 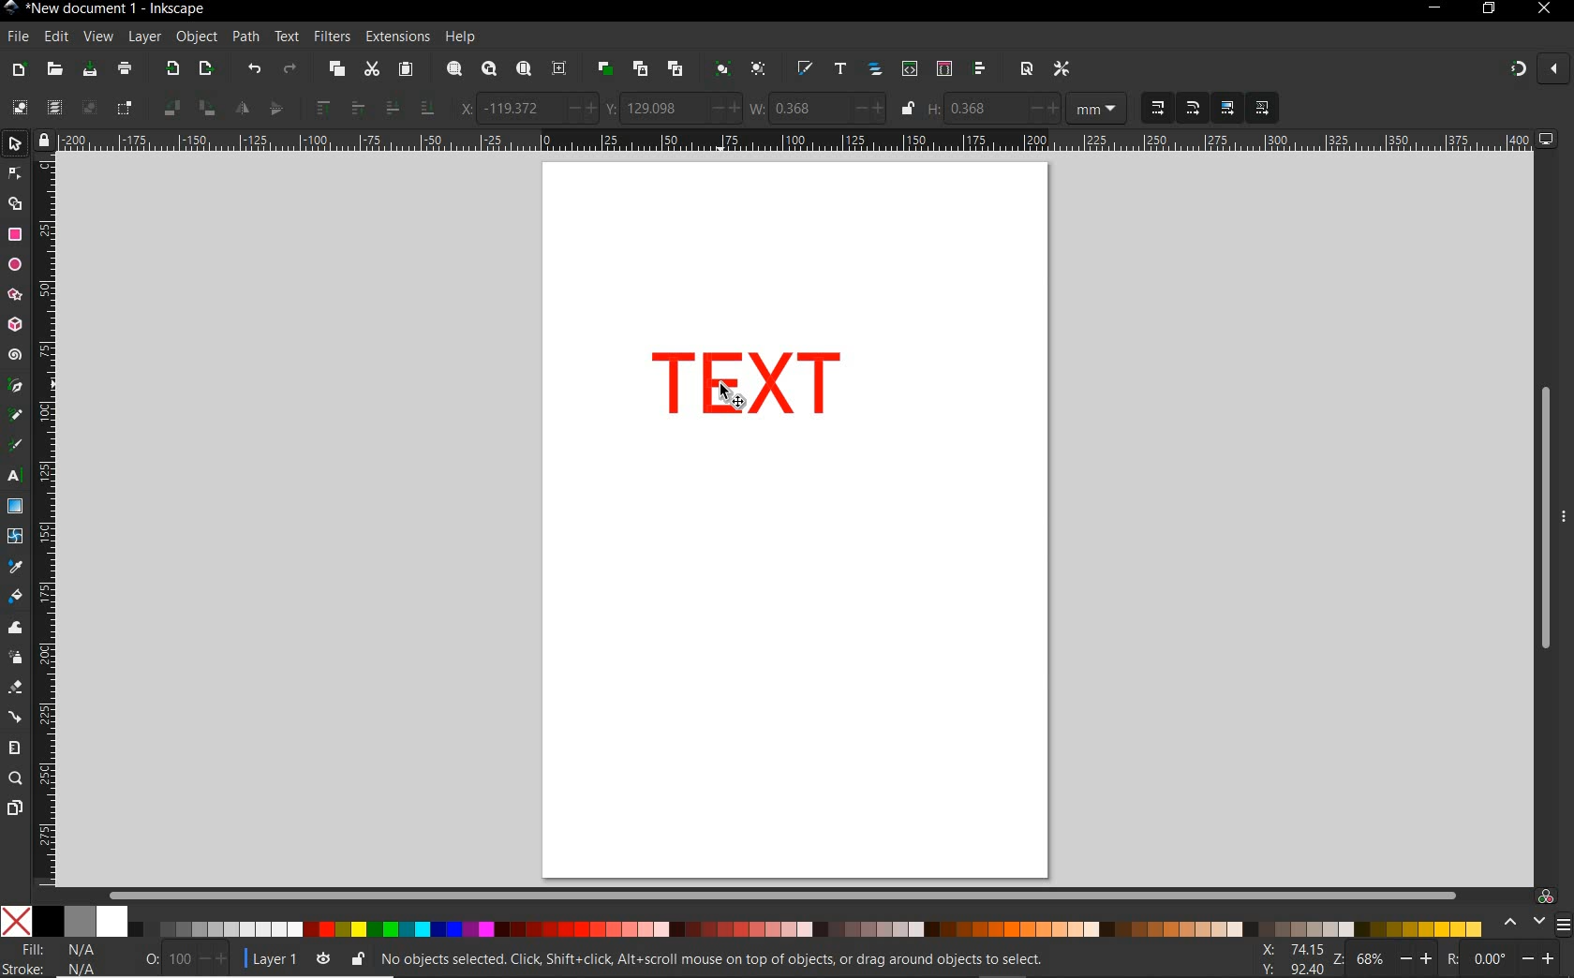 I want to click on ZOOM, so click(x=1384, y=957).